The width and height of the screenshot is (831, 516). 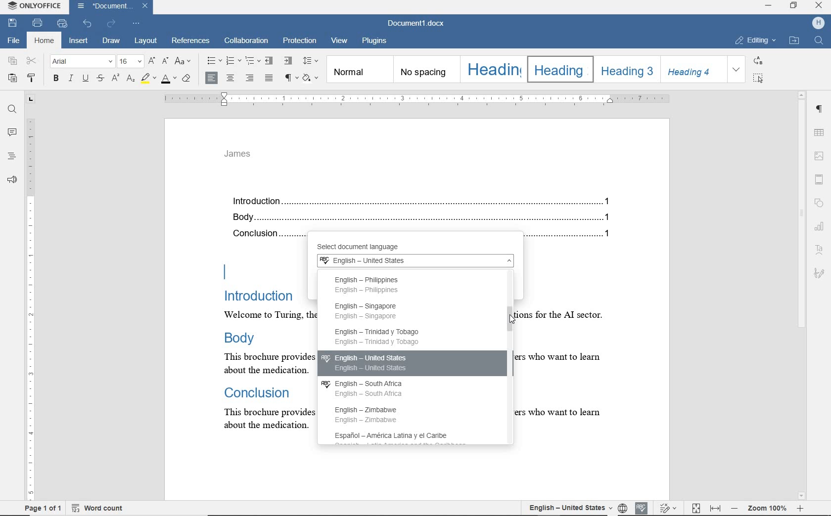 What do you see at coordinates (414, 261) in the screenshot?
I see `English - United States` at bounding box center [414, 261].